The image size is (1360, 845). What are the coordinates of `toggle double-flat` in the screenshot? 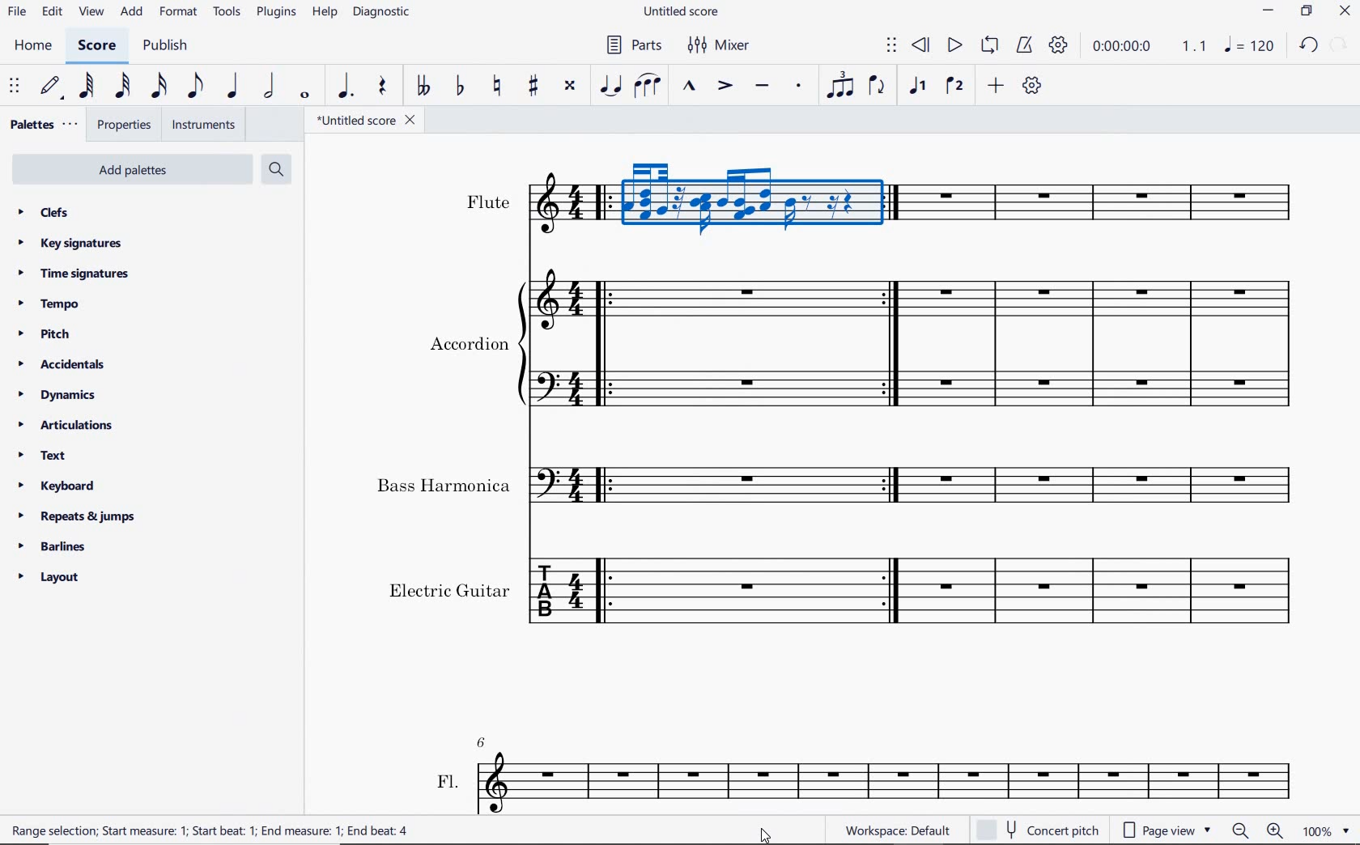 It's located at (423, 87).